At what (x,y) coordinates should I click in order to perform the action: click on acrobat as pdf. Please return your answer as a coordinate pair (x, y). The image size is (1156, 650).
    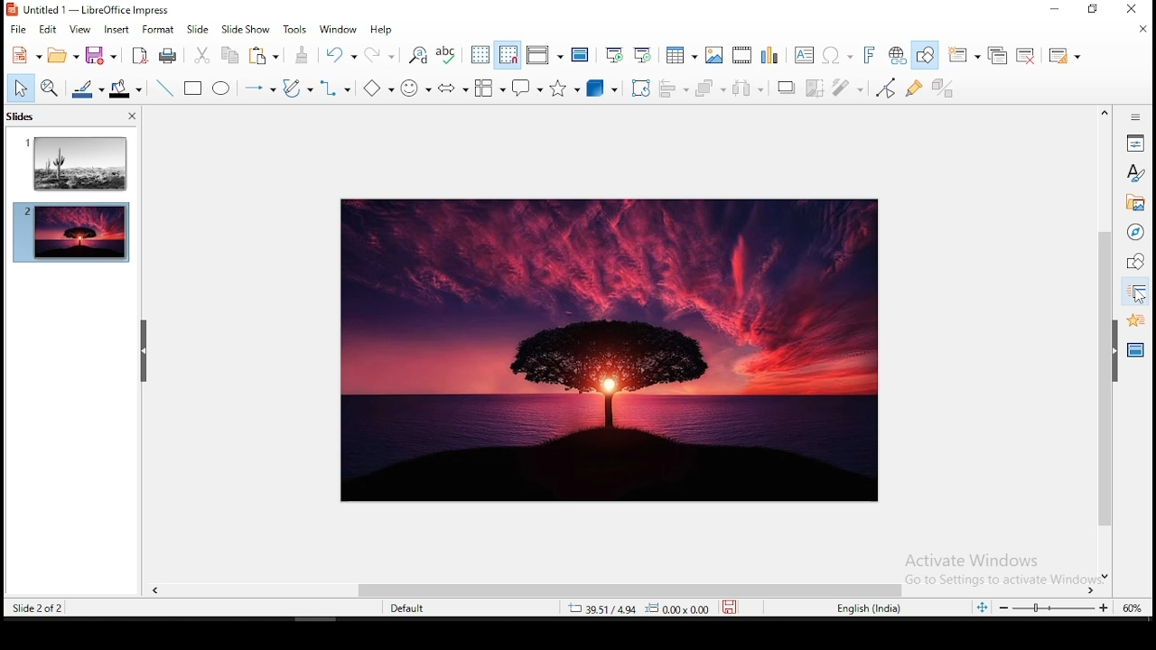
    Looking at the image, I should click on (140, 55).